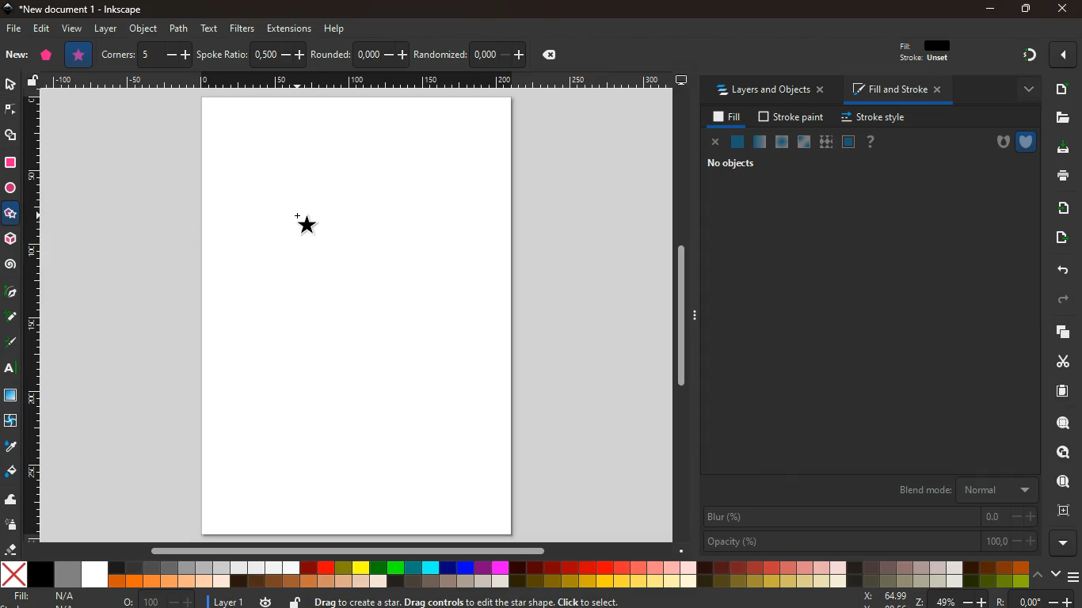 The height and width of the screenshot is (608, 1082). I want to click on gradient, so click(1021, 55).